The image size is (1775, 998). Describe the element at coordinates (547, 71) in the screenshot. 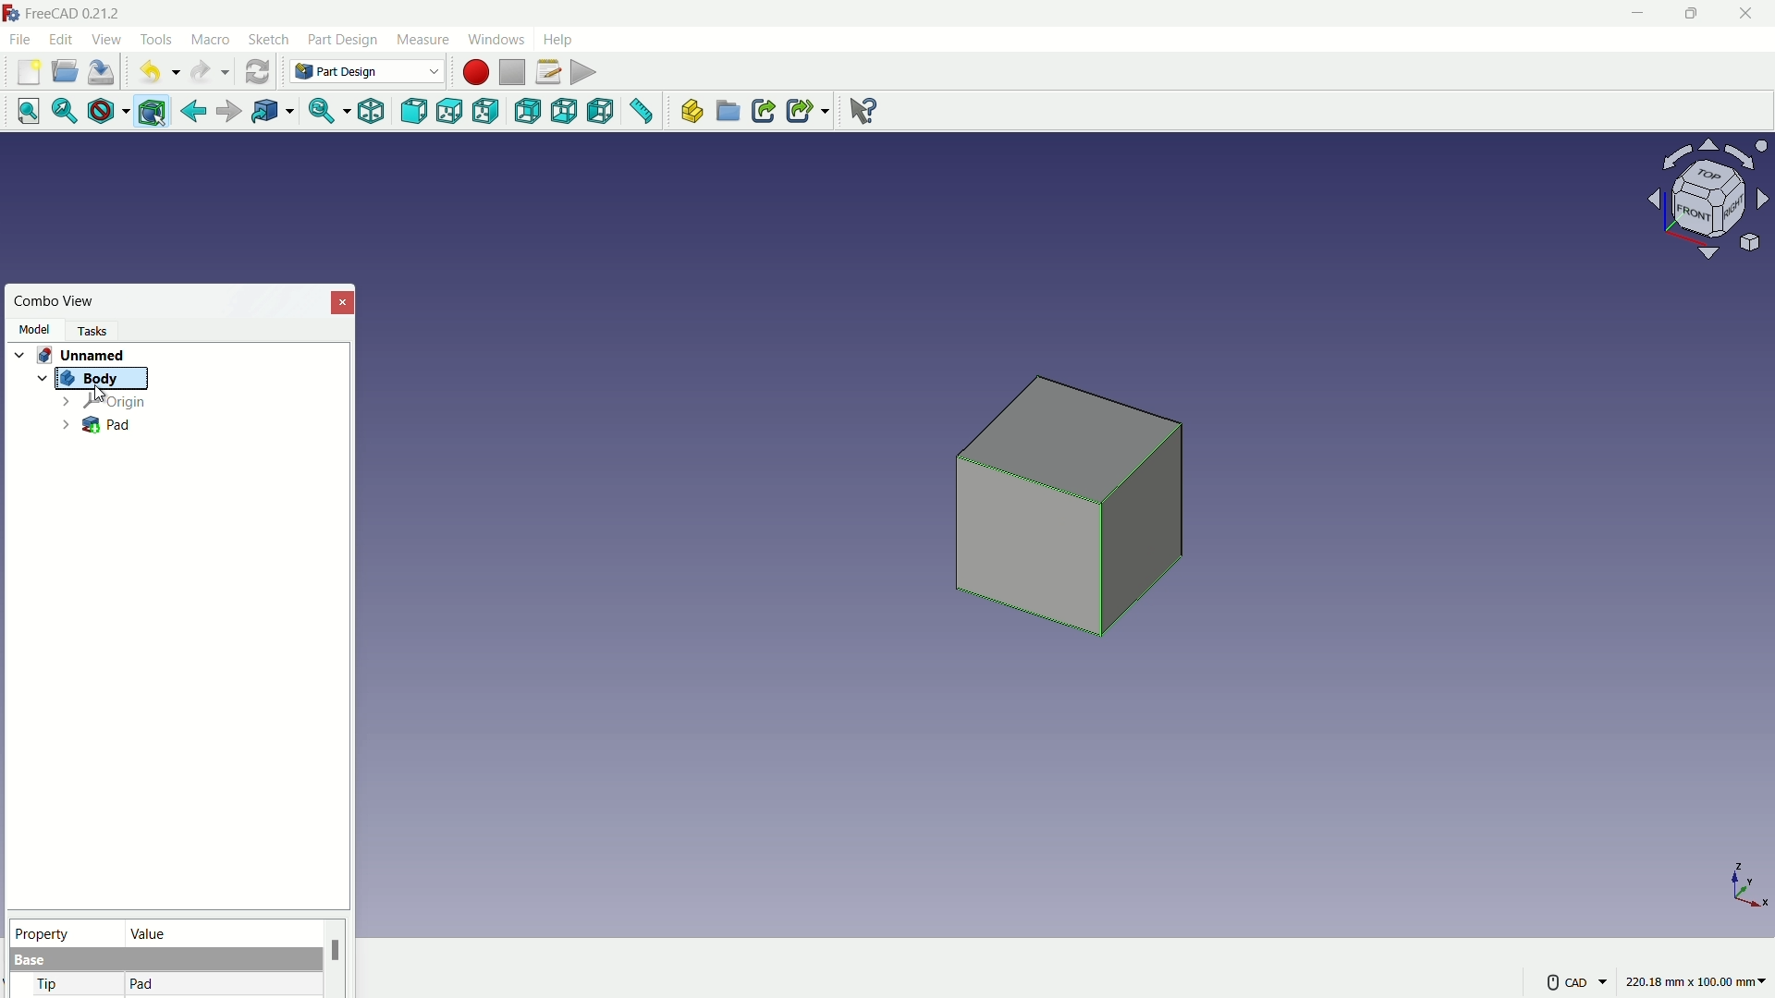

I see `macros` at that location.